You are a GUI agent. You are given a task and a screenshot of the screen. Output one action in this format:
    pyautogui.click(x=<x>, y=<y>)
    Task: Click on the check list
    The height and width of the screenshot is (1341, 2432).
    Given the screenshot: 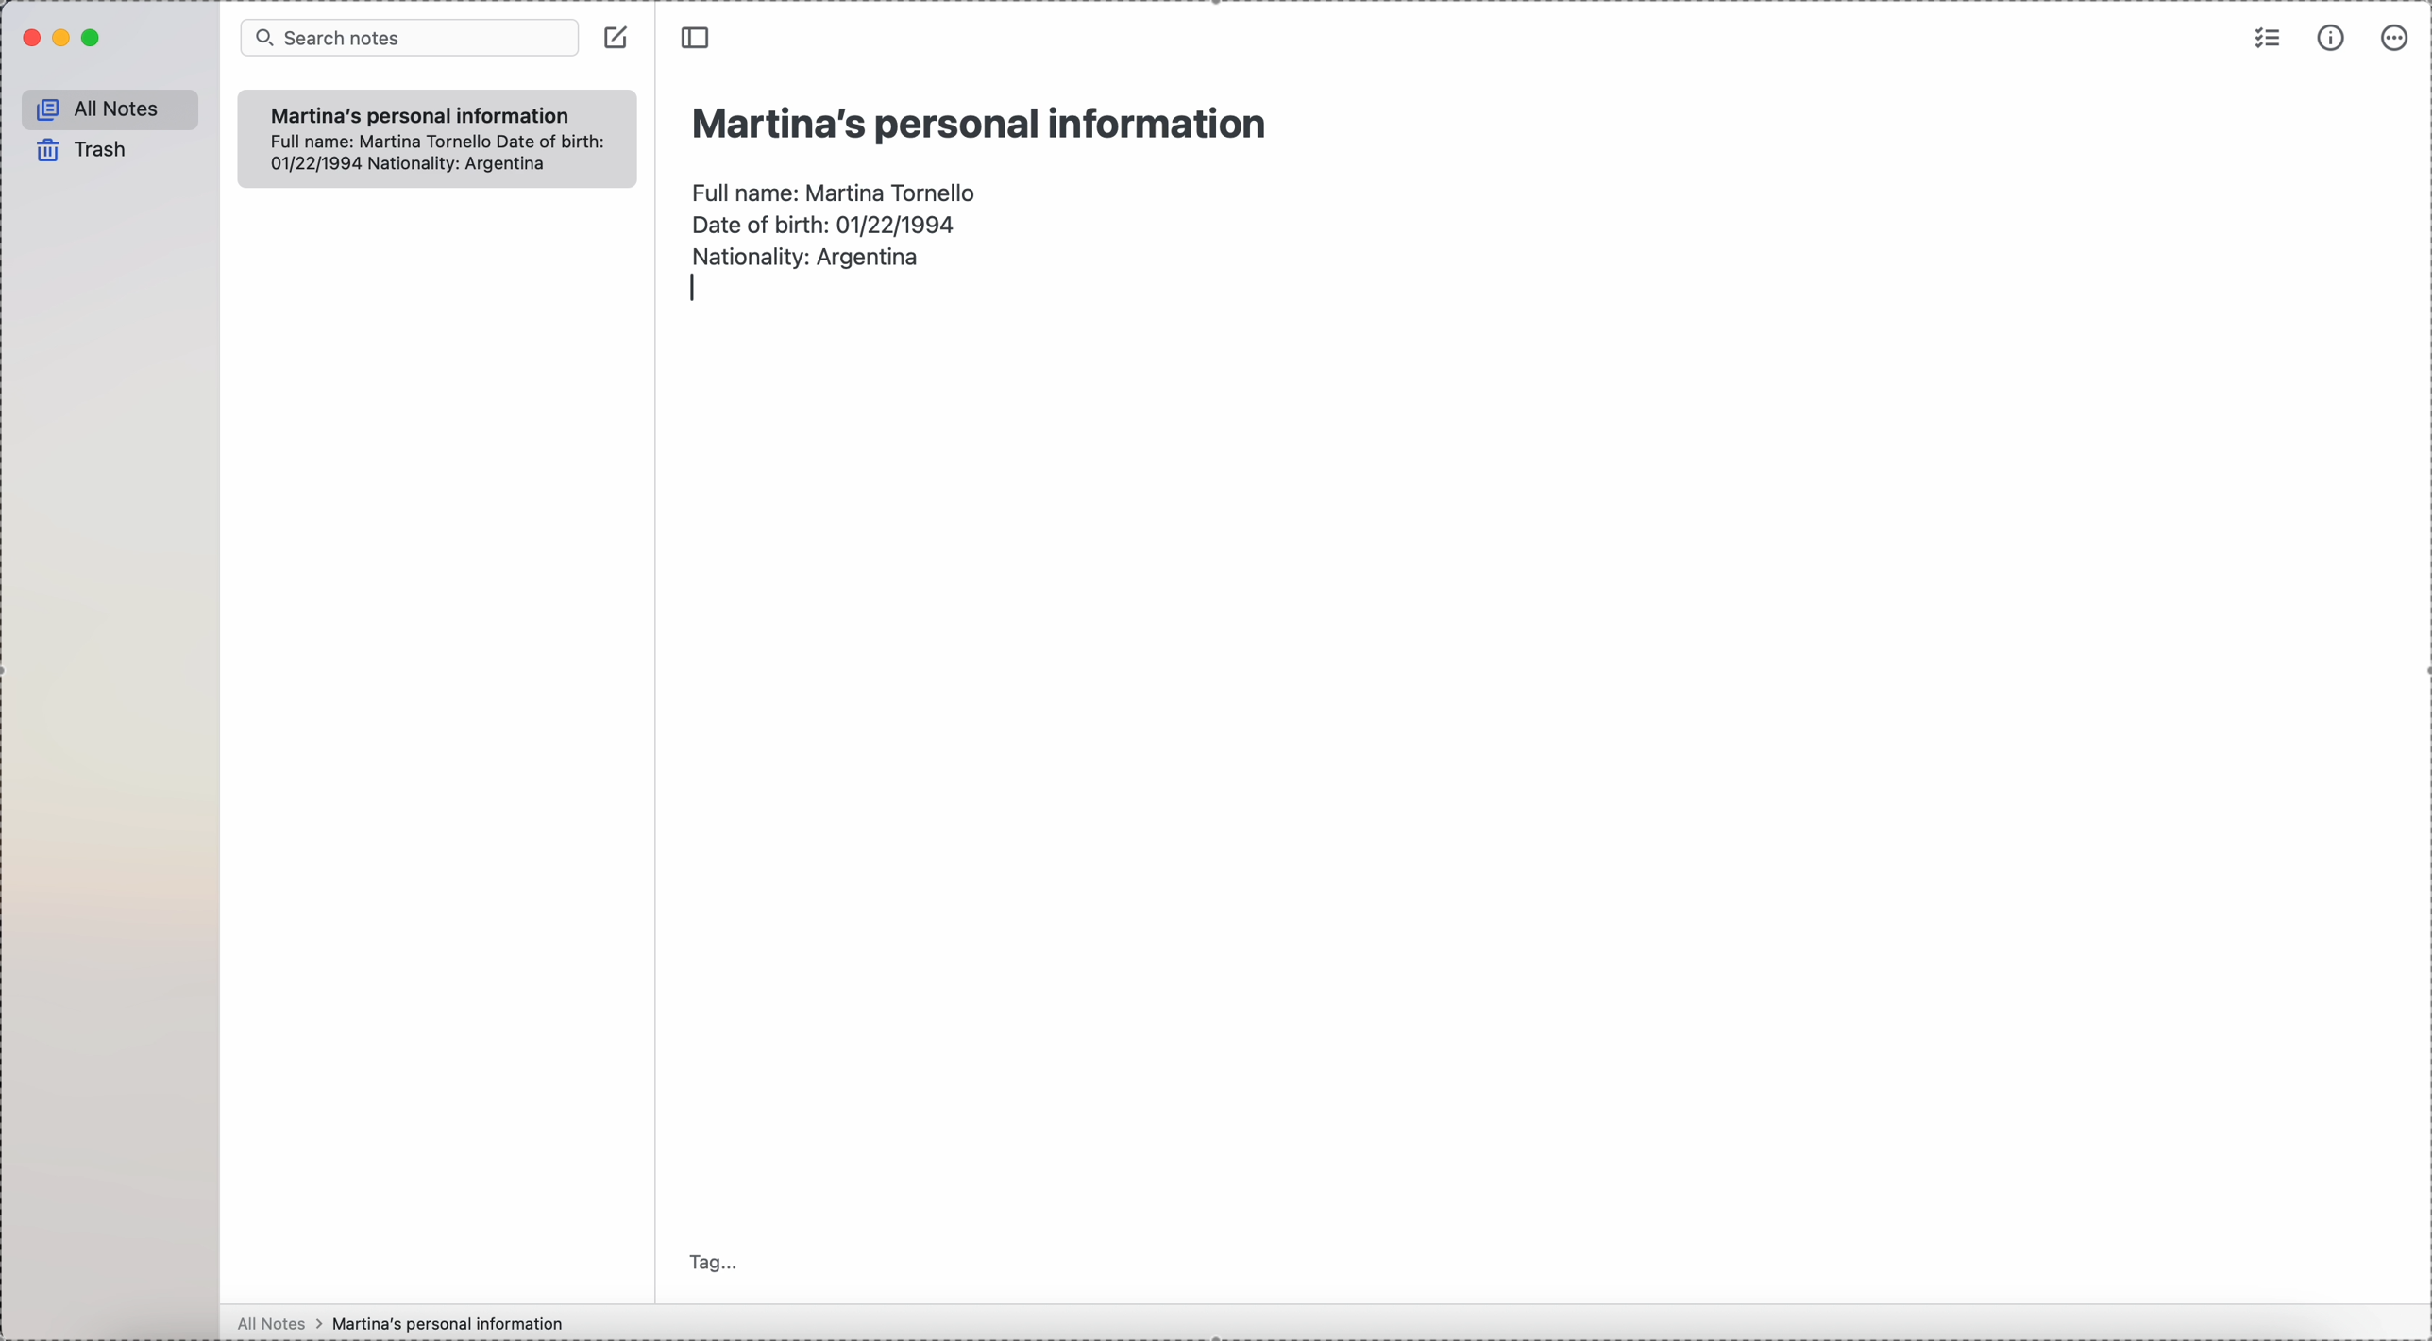 What is the action you would take?
    pyautogui.click(x=2265, y=41)
    